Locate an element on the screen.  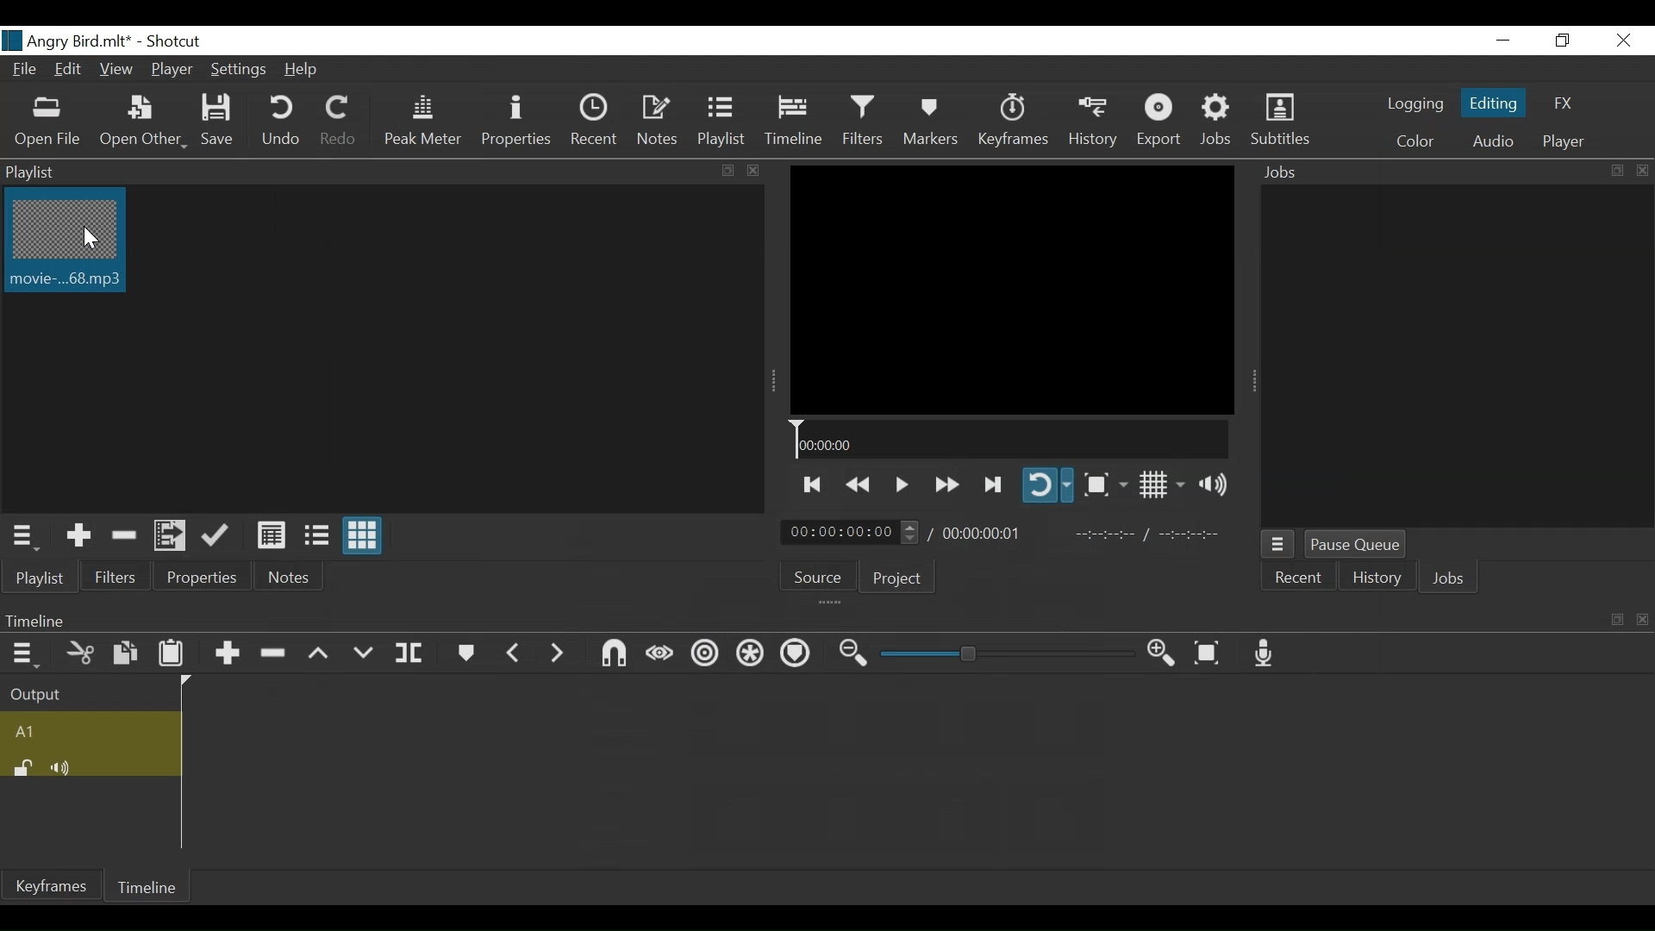
Remove Cut is located at coordinates (125, 536).